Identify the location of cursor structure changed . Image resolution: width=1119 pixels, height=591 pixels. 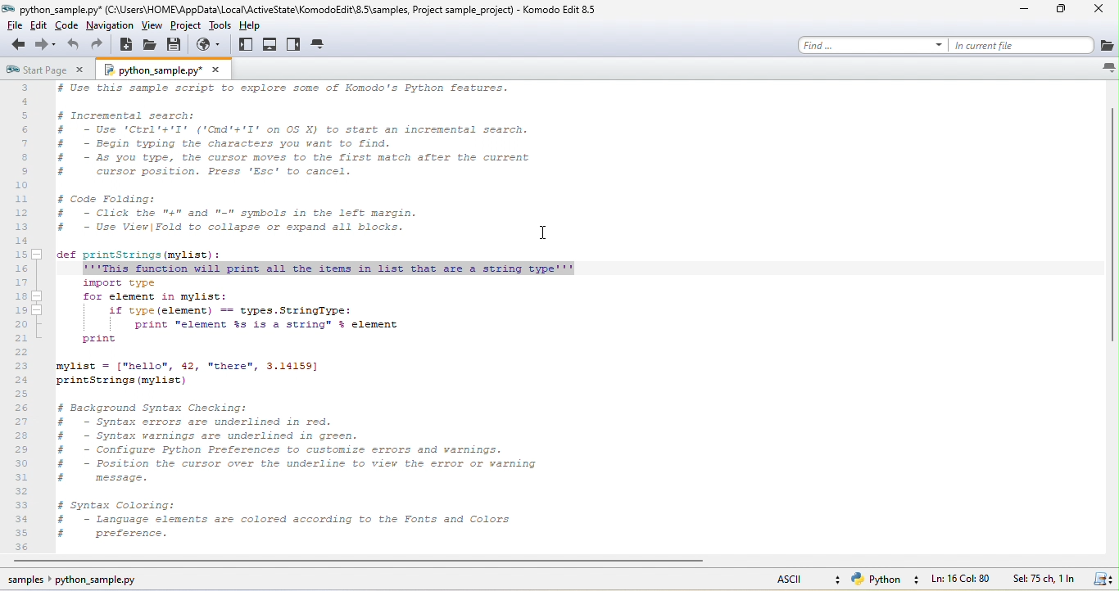
(541, 232).